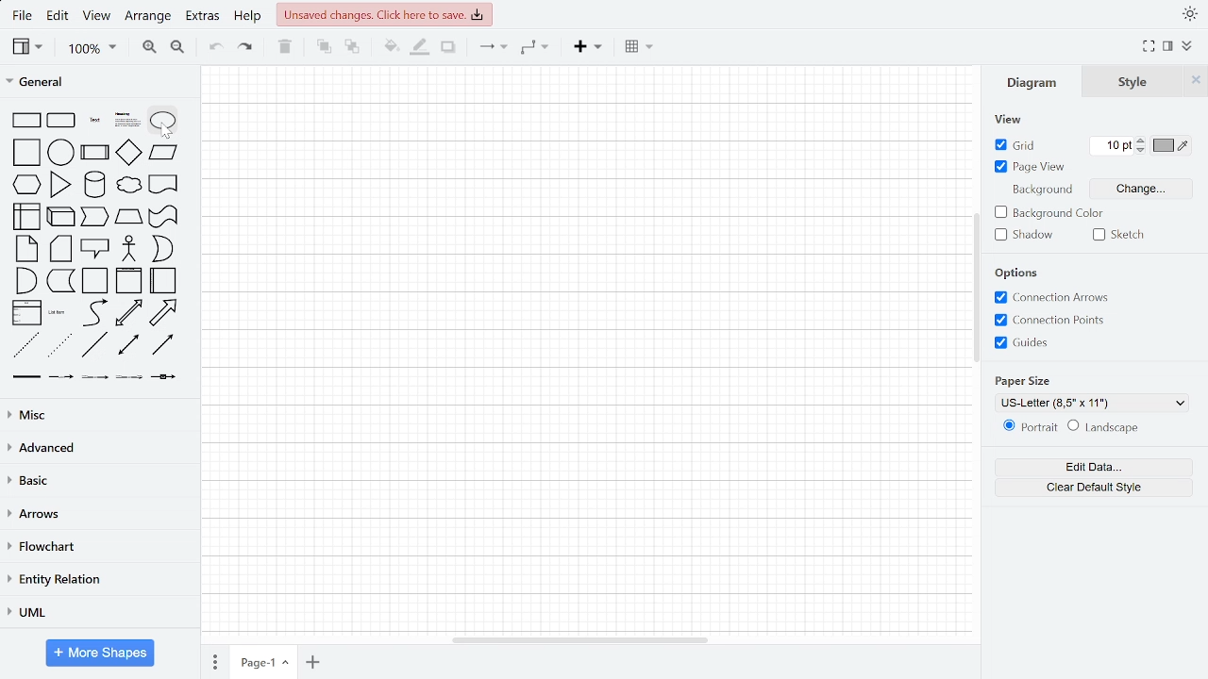 Image resolution: width=1208 pixels, height=679 pixels. What do you see at coordinates (165, 314) in the screenshot?
I see `arrow` at bounding box center [165, 314].